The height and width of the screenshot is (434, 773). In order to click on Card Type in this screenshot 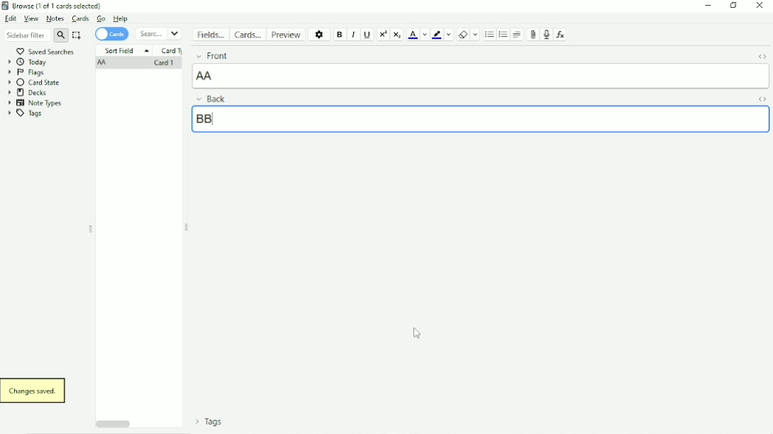, I will do `click(172, 51)`.